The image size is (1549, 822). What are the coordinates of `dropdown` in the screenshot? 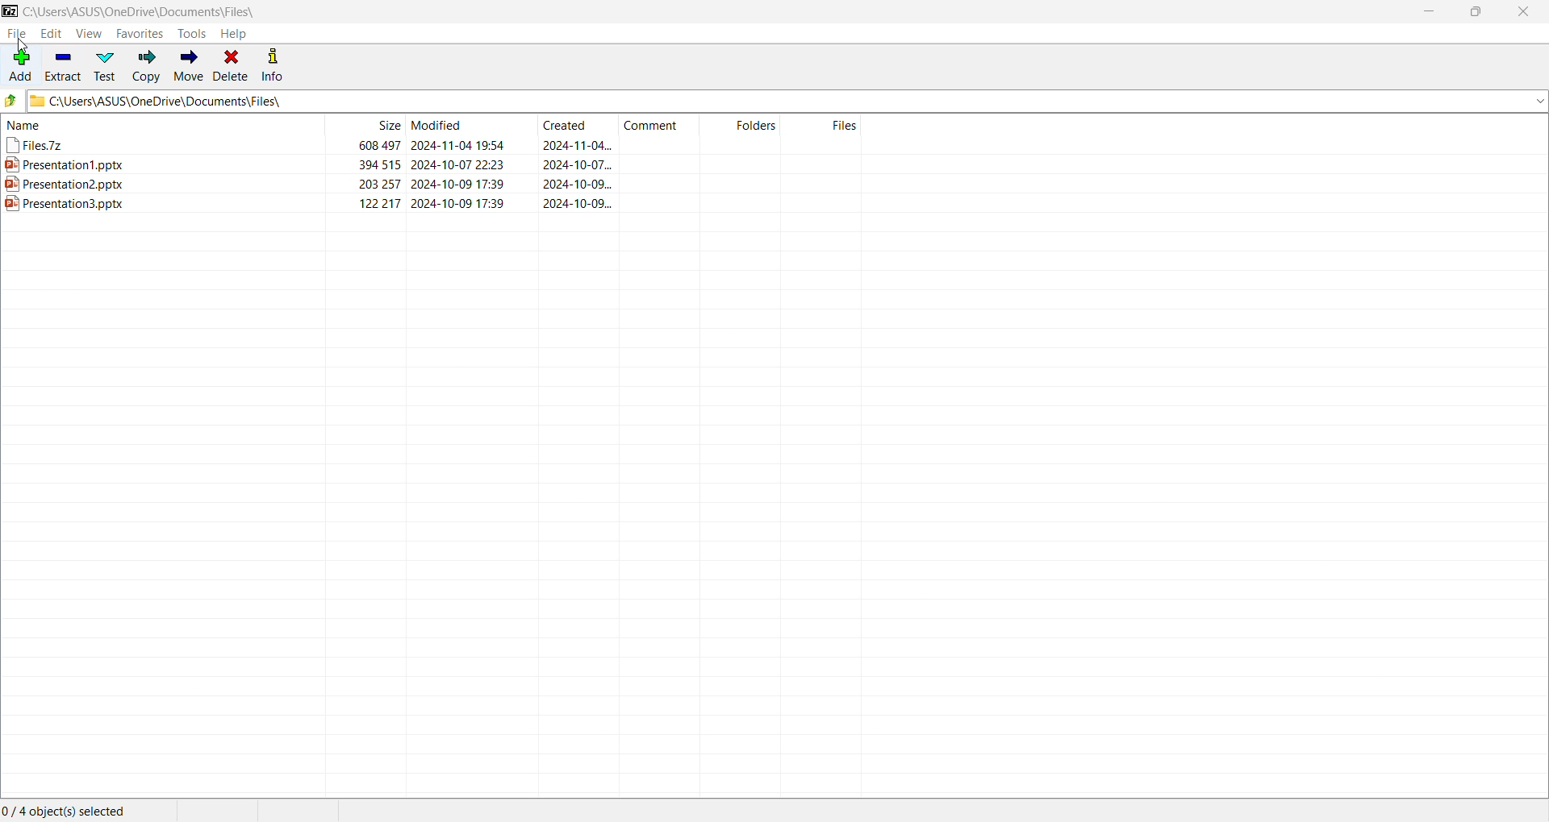 It's located at (1531, 102).